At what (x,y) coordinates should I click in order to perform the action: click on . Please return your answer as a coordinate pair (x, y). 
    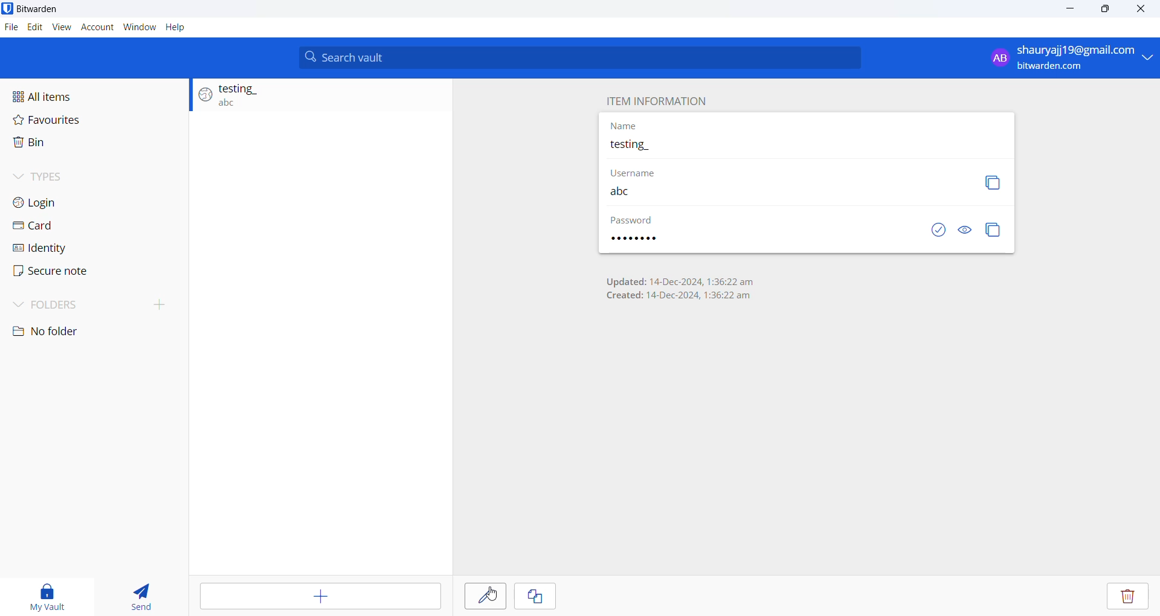
    Looking at the image, I should click on (644, 239).